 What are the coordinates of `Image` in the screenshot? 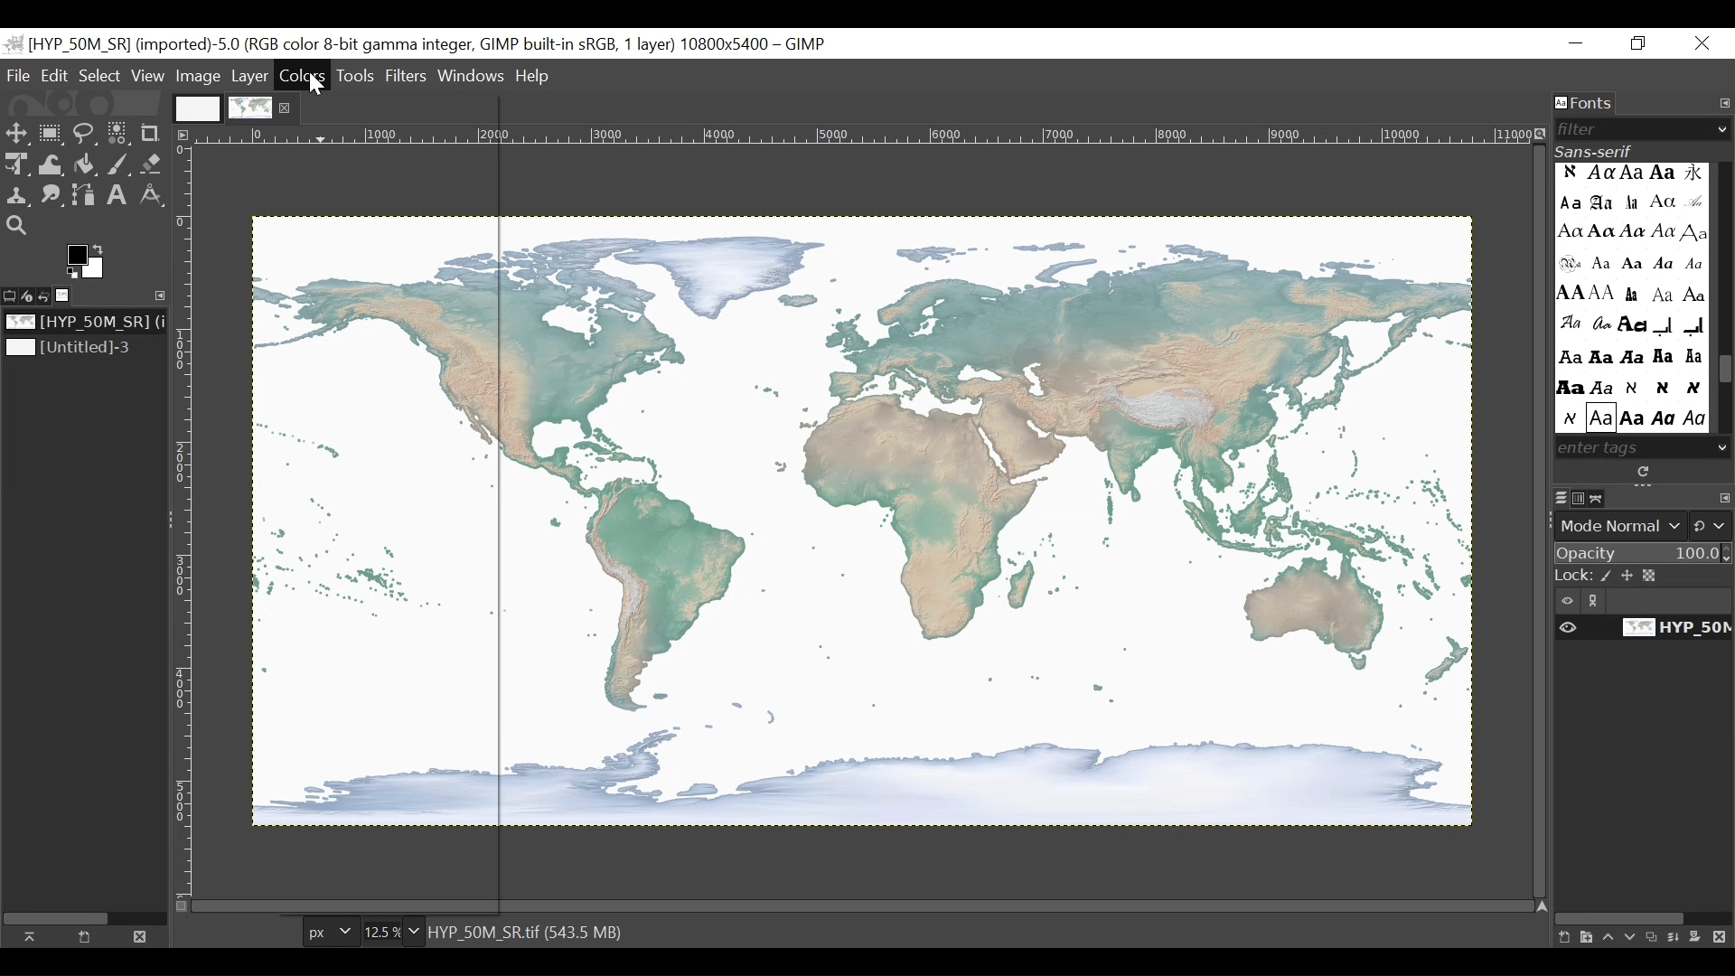 It's located at (78, 349).